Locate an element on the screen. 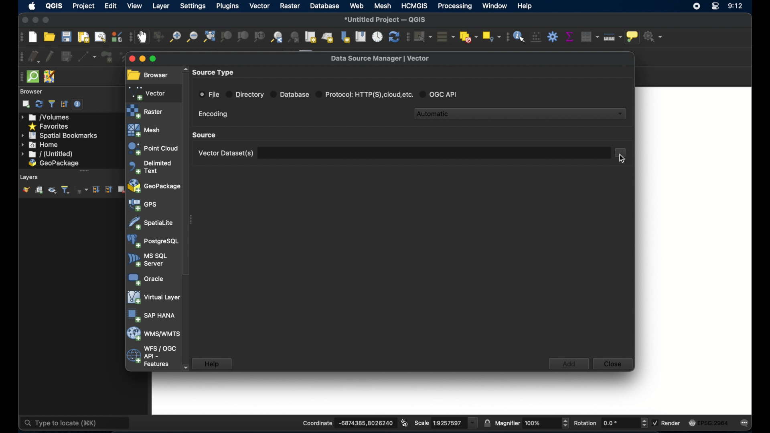 The image size is (770, 433). scale is located at coordinates (446, 423).